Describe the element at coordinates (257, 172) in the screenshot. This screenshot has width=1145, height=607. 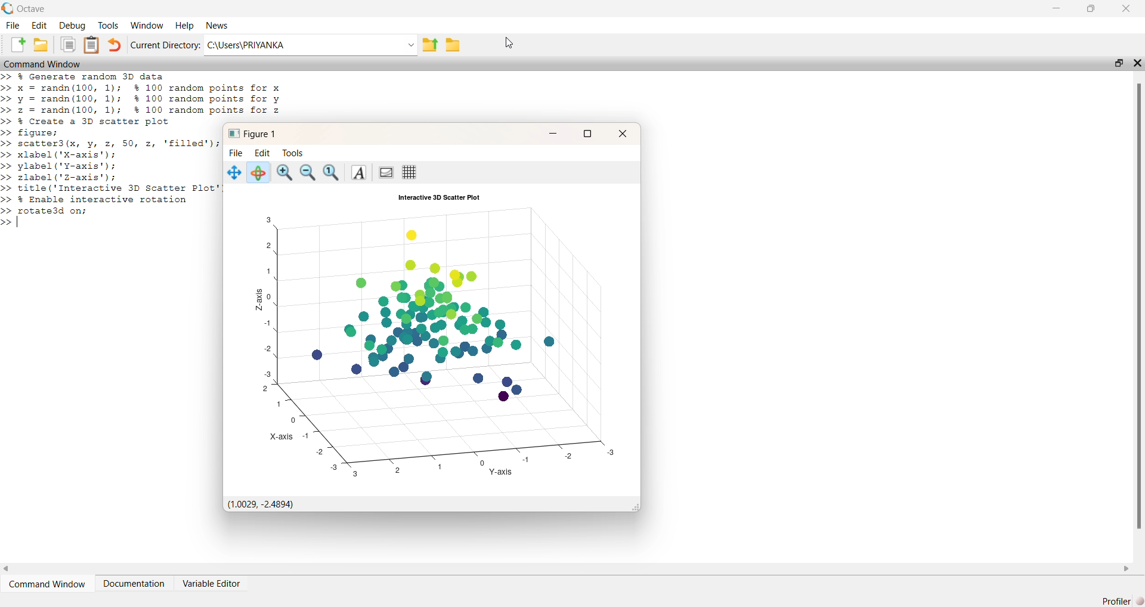
I see `rotate` at that location.